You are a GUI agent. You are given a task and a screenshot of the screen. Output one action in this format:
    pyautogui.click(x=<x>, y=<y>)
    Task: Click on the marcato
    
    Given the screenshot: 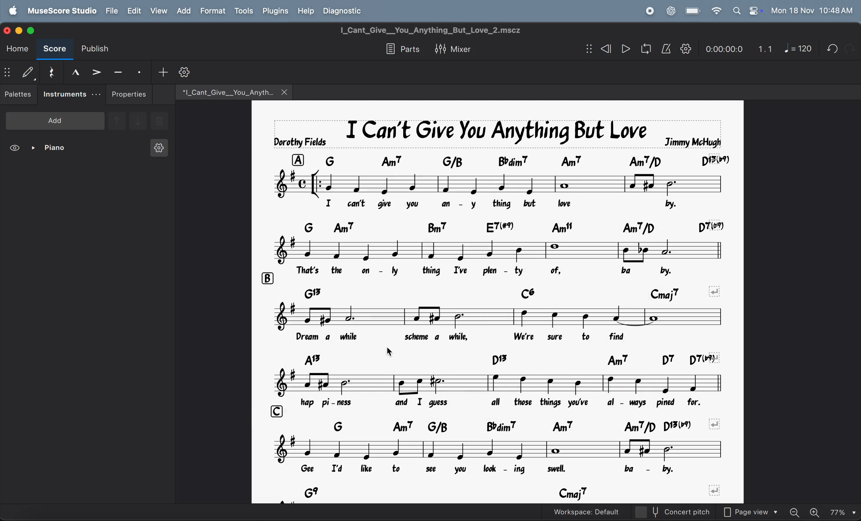 What is the action you would take?
    pyautogui.click(x=73, y=72)
    